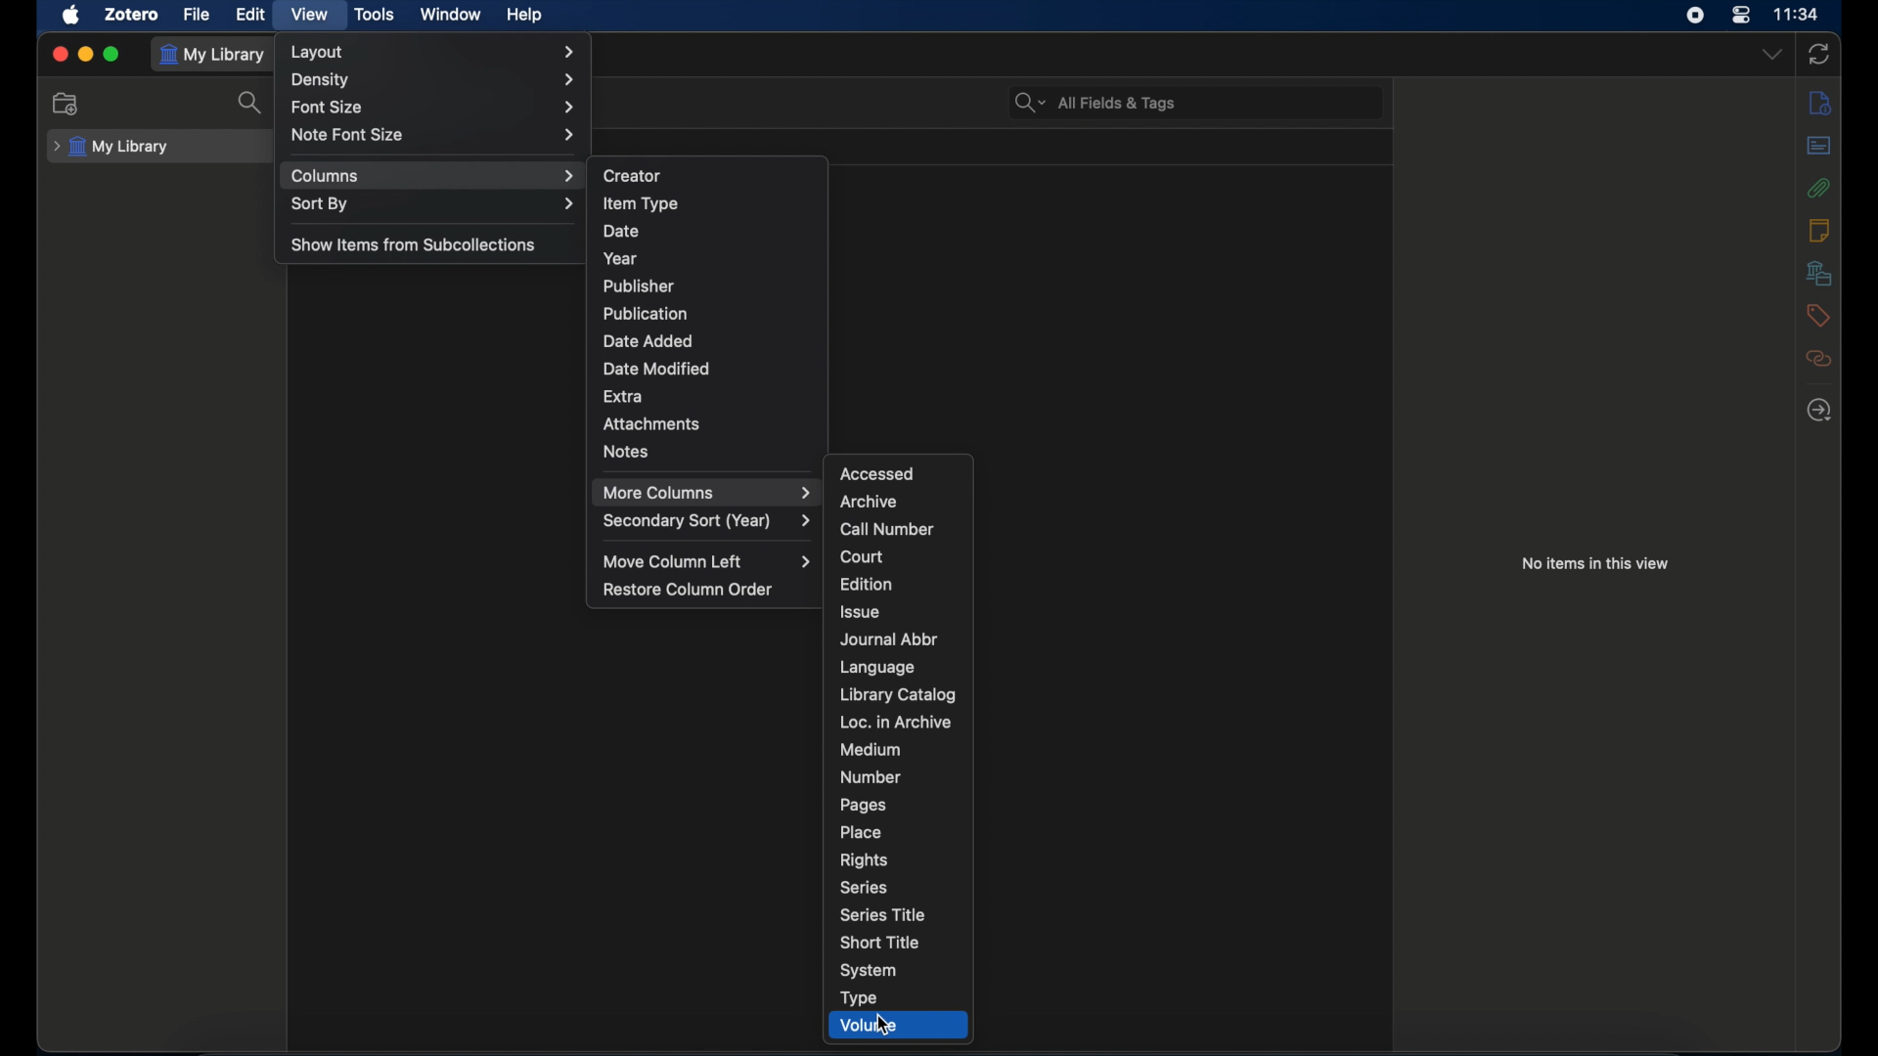  I want to click on edition, so click(869, 584).